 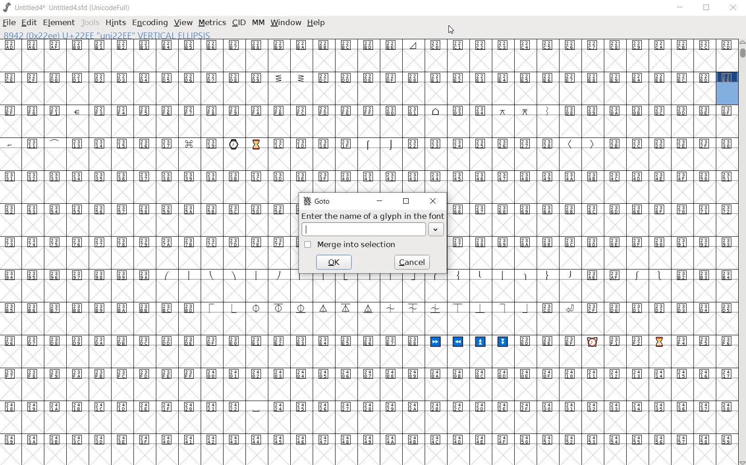 I want to click on SCROLLBAR, so click(x=741, y=252).